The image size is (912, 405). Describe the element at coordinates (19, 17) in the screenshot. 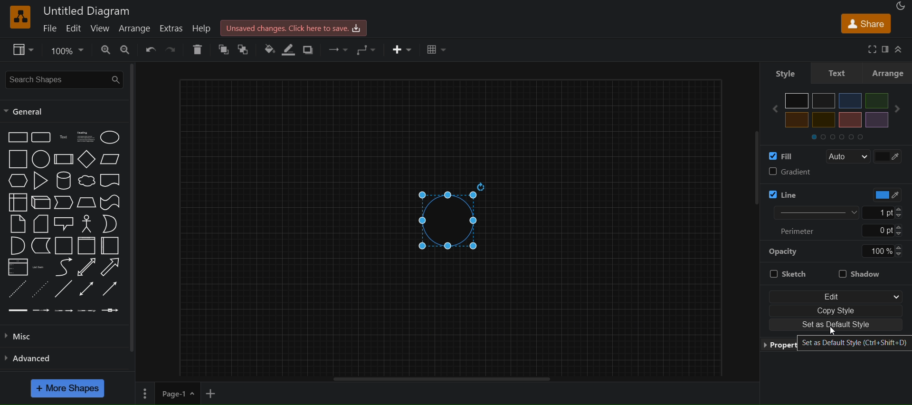

I see `logo` at that location.